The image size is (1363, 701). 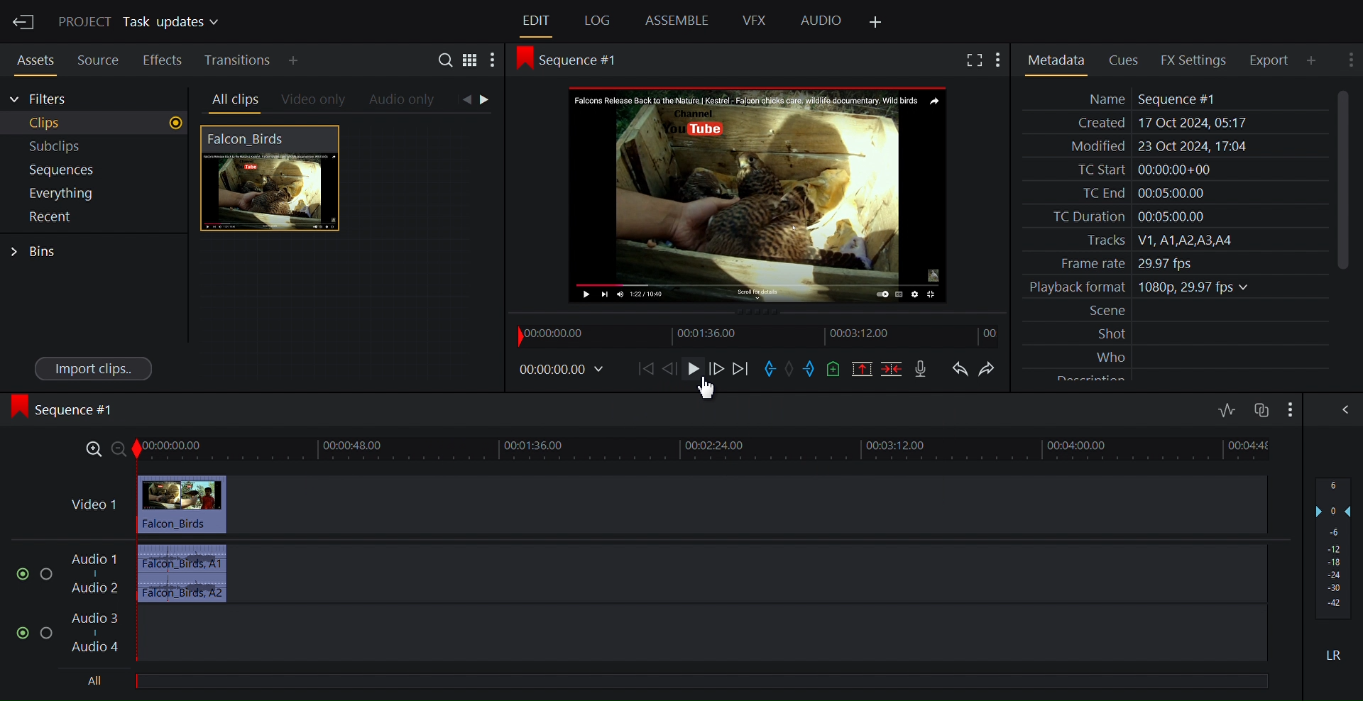 What do you see at coordinates (1288, 409) in the screenshot?
I see `Show/Hide audio full mix` at bounding box center [1288, 409].